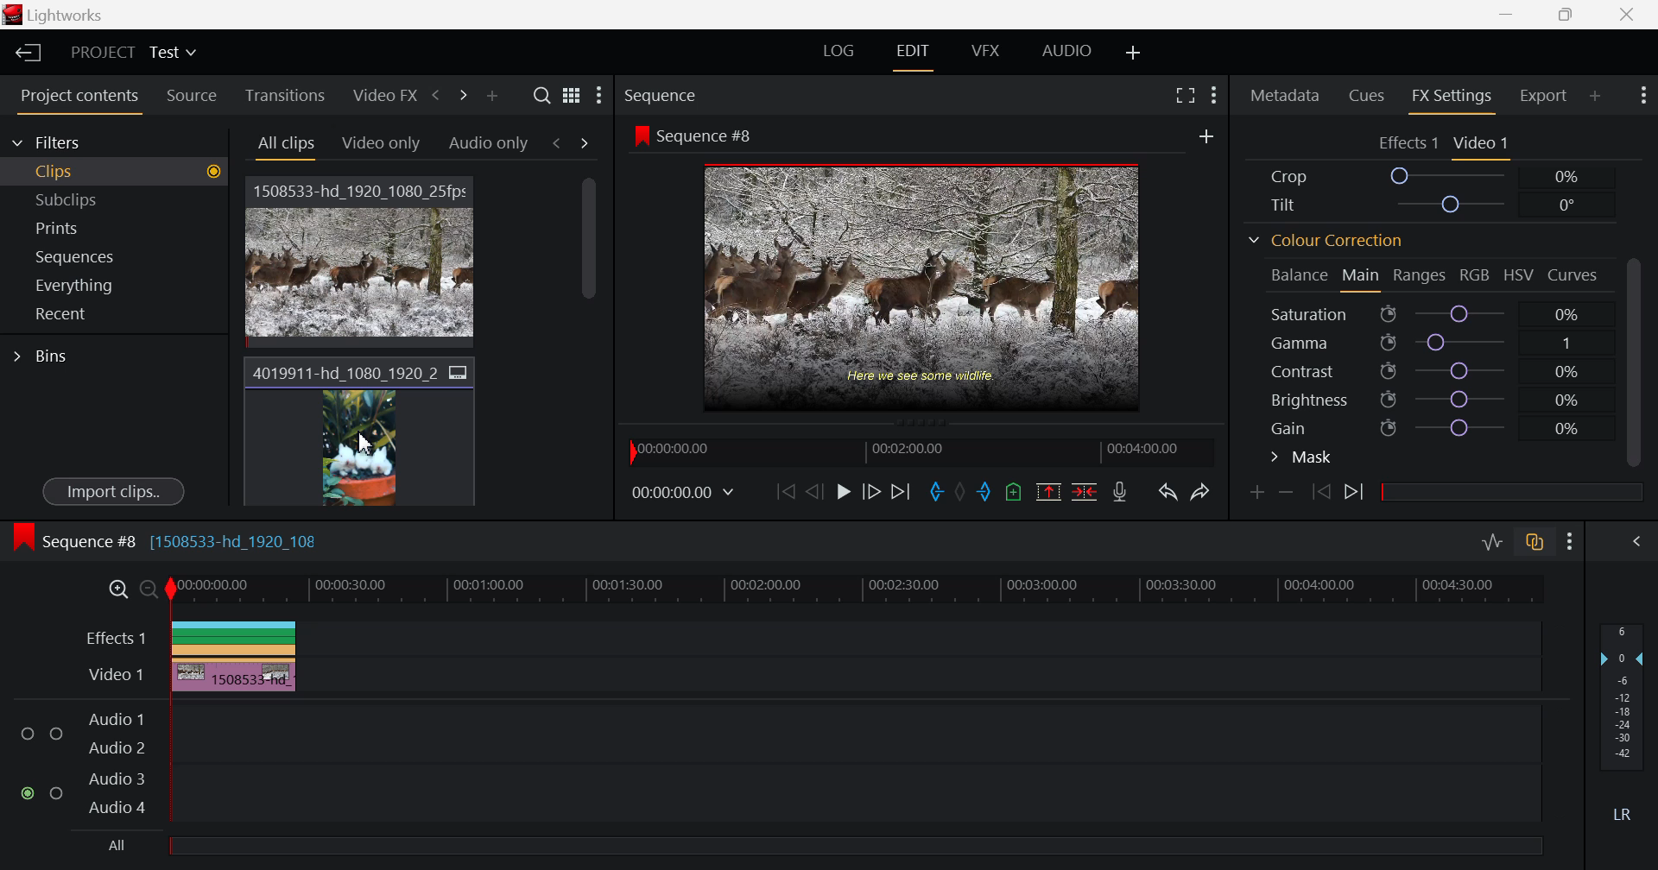 The height and width of the screenshot is (870, 1658). I want to click on Scroll bar, so click(1638, 358).